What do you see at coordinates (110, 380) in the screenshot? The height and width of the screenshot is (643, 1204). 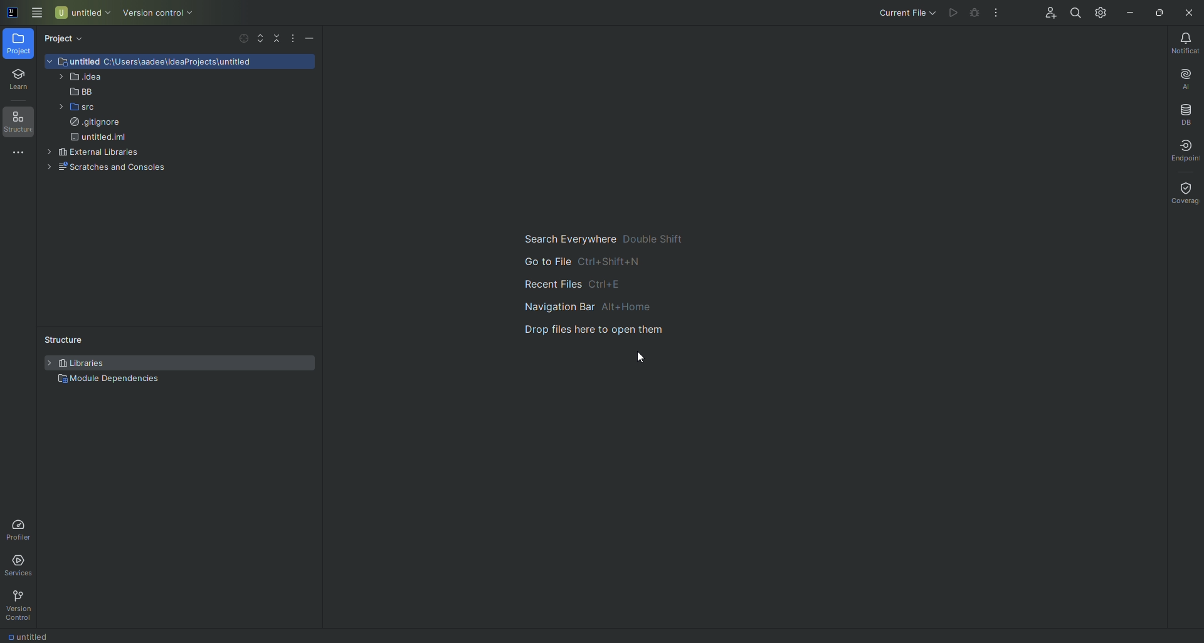 I see `Module Dependencies` at bounding box center [110, 380].